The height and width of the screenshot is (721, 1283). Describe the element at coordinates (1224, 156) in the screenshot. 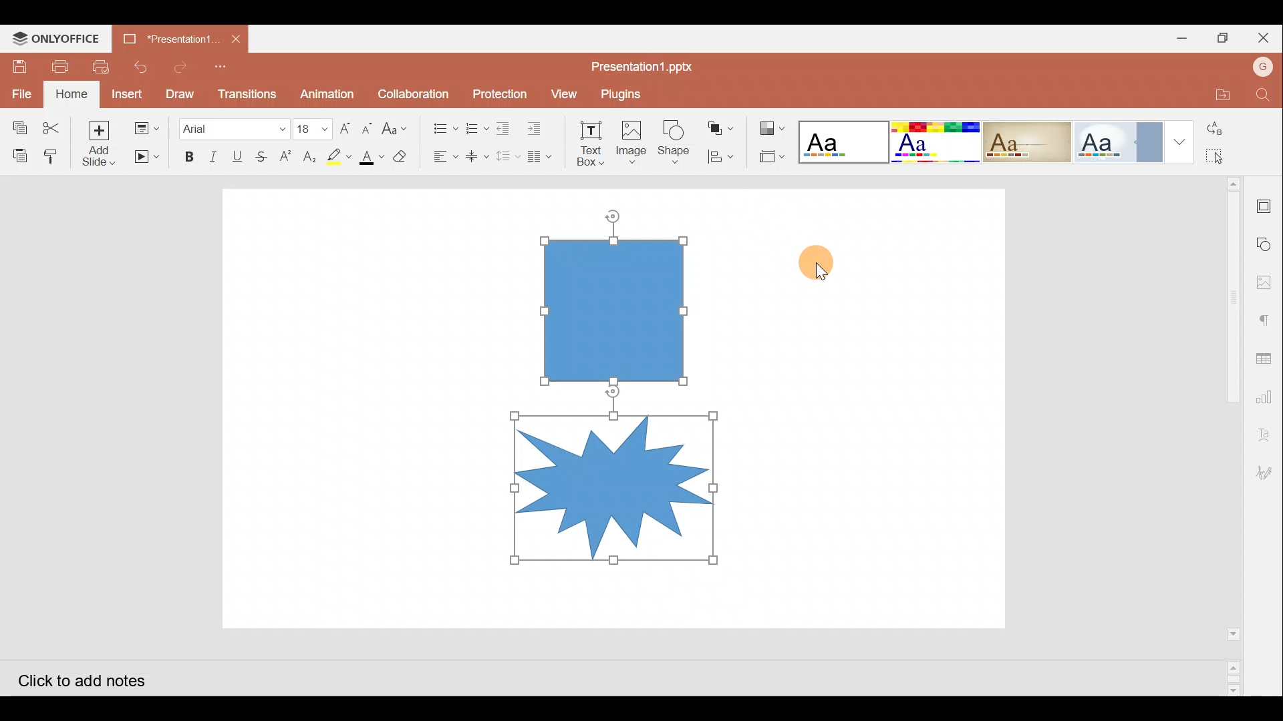

I see `Select all` at that location.